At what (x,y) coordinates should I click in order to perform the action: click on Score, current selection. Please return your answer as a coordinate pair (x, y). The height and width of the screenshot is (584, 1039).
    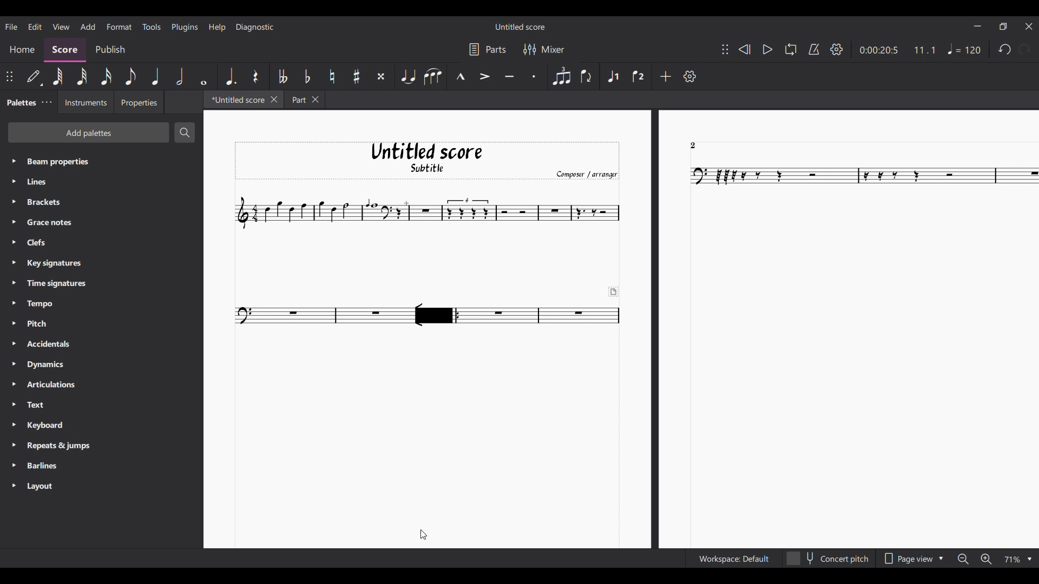
    Looking at the image, I should click on (65, 50).